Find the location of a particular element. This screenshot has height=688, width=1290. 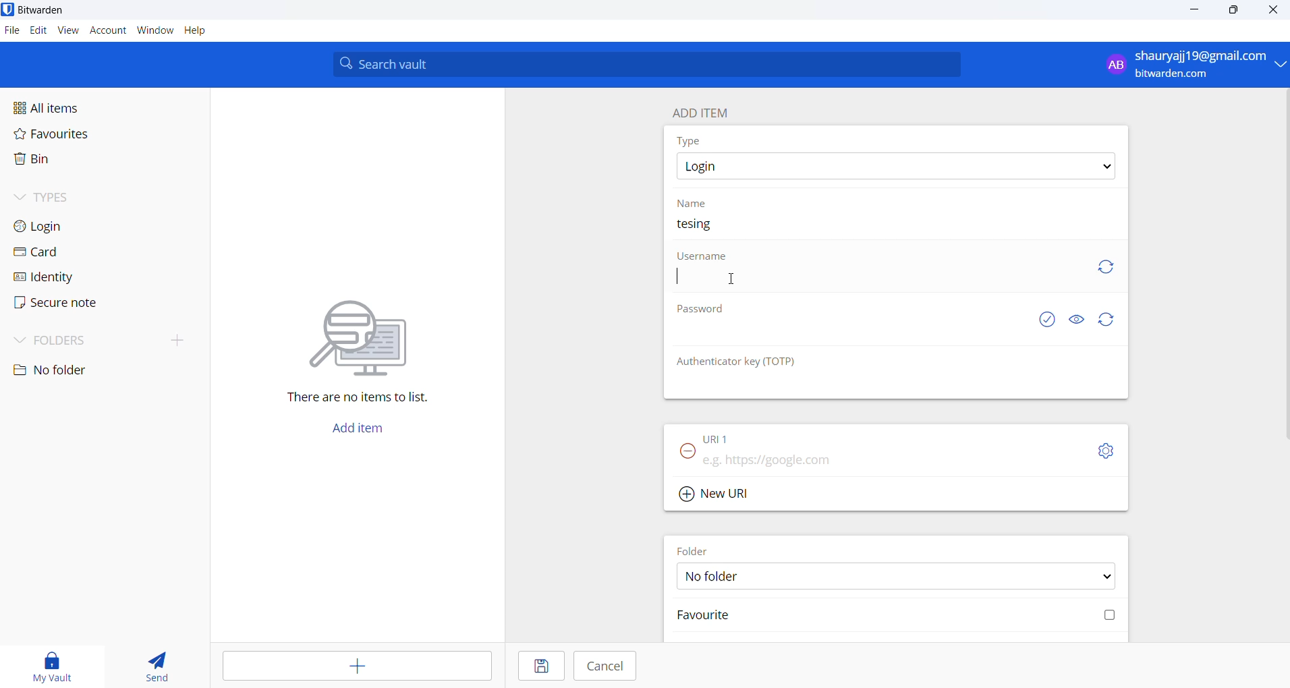

save is located at coordinates (540, 666).